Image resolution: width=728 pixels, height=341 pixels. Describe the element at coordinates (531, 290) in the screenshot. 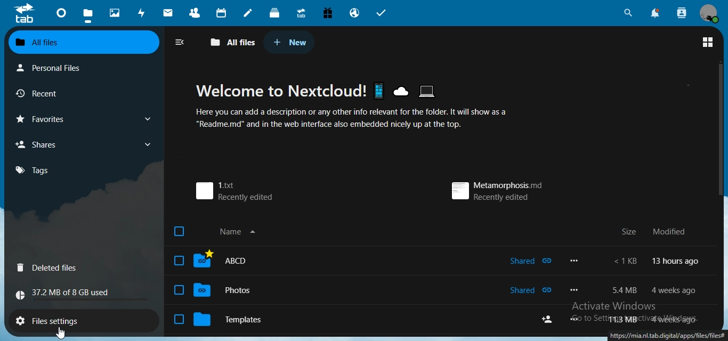

I see `shared` at that location.